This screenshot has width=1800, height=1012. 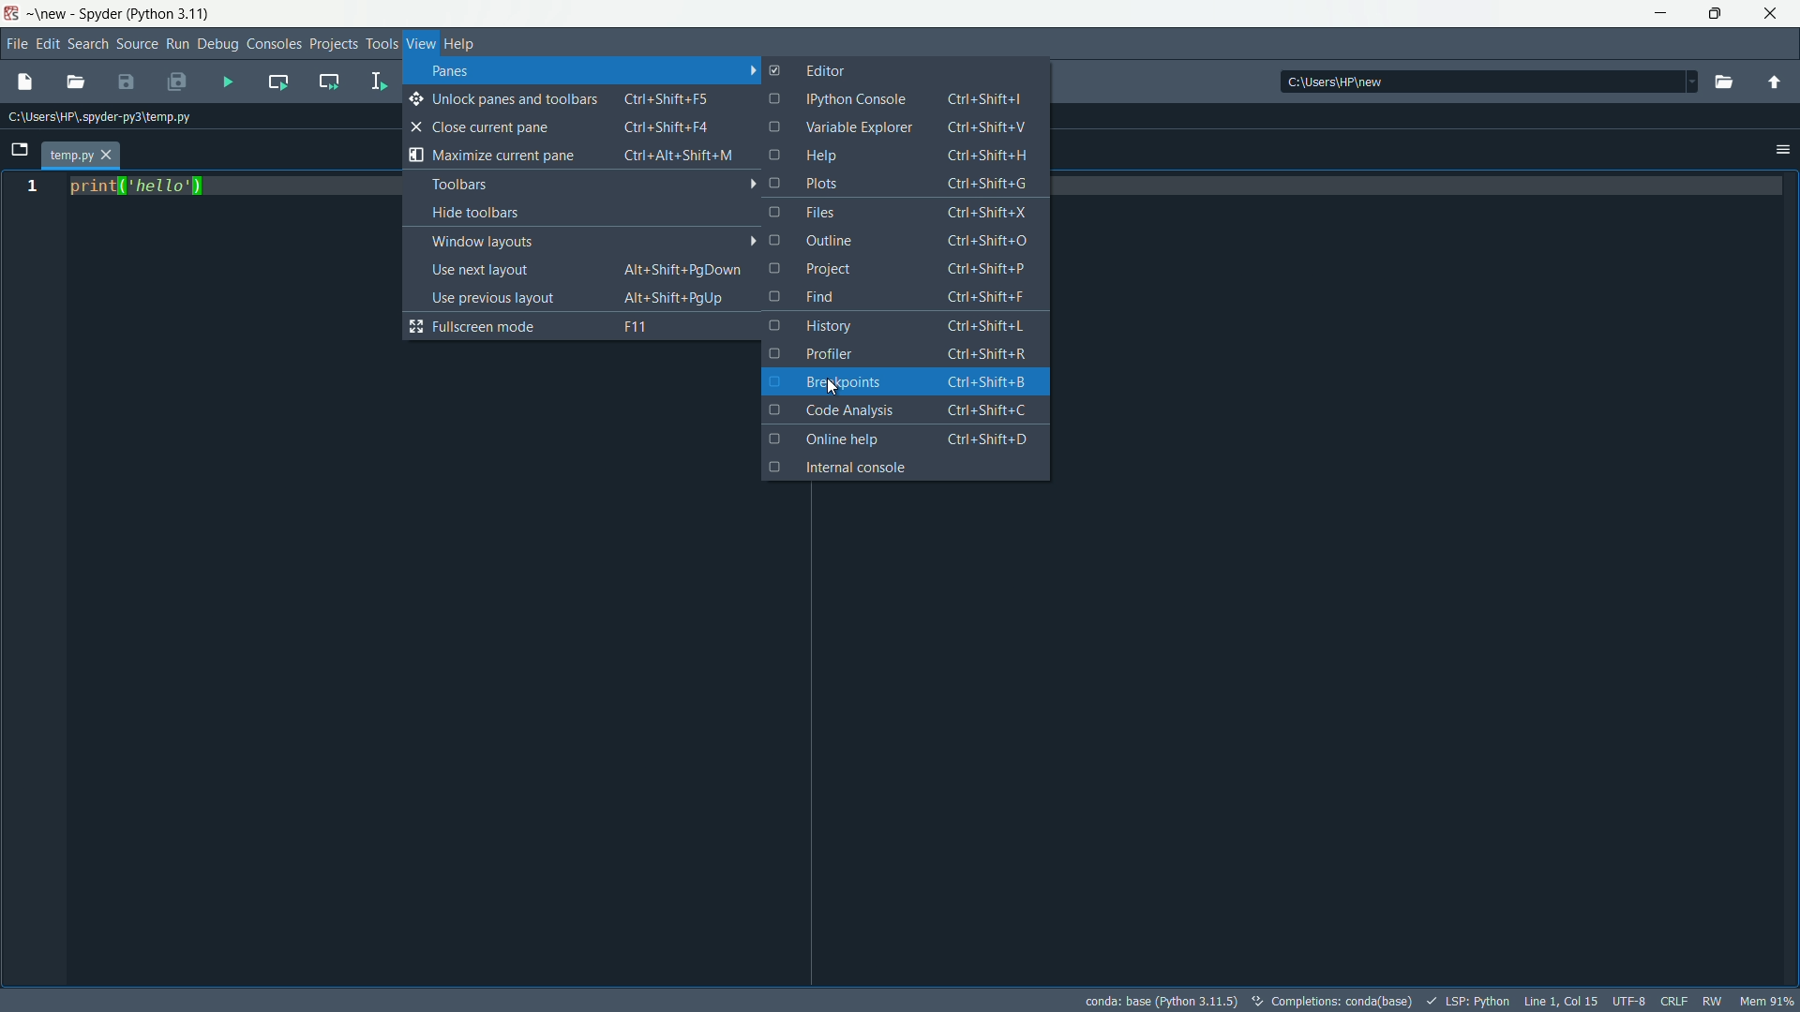 I want to click on Spyder, so click(x=102, y=13).